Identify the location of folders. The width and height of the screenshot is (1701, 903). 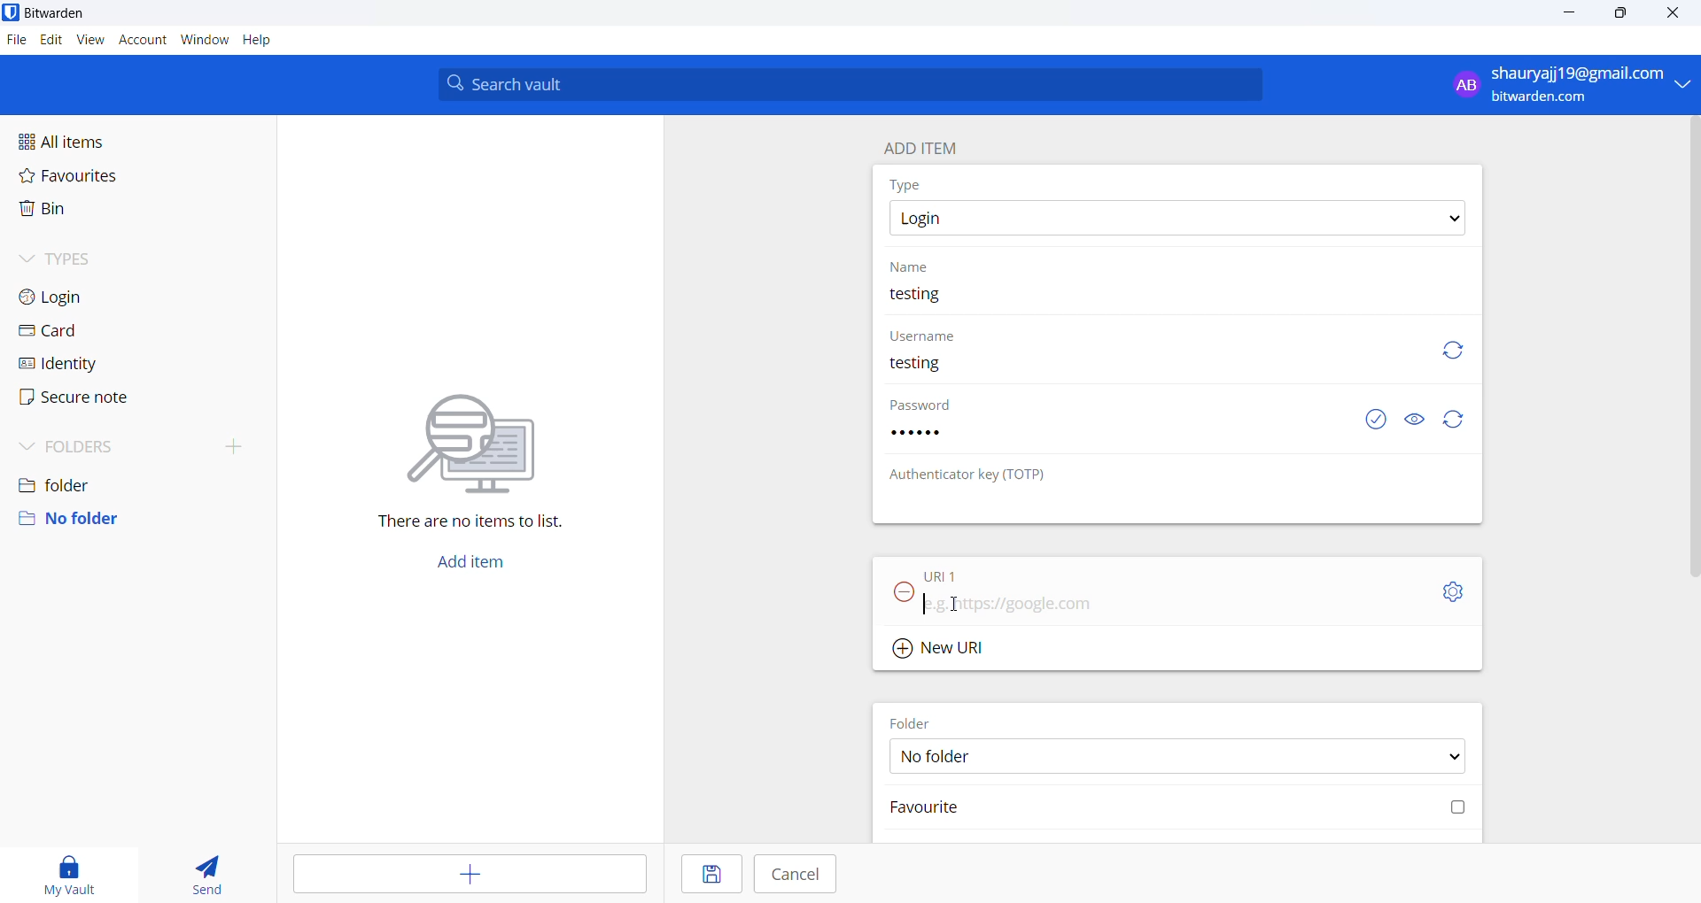
(142, 443).